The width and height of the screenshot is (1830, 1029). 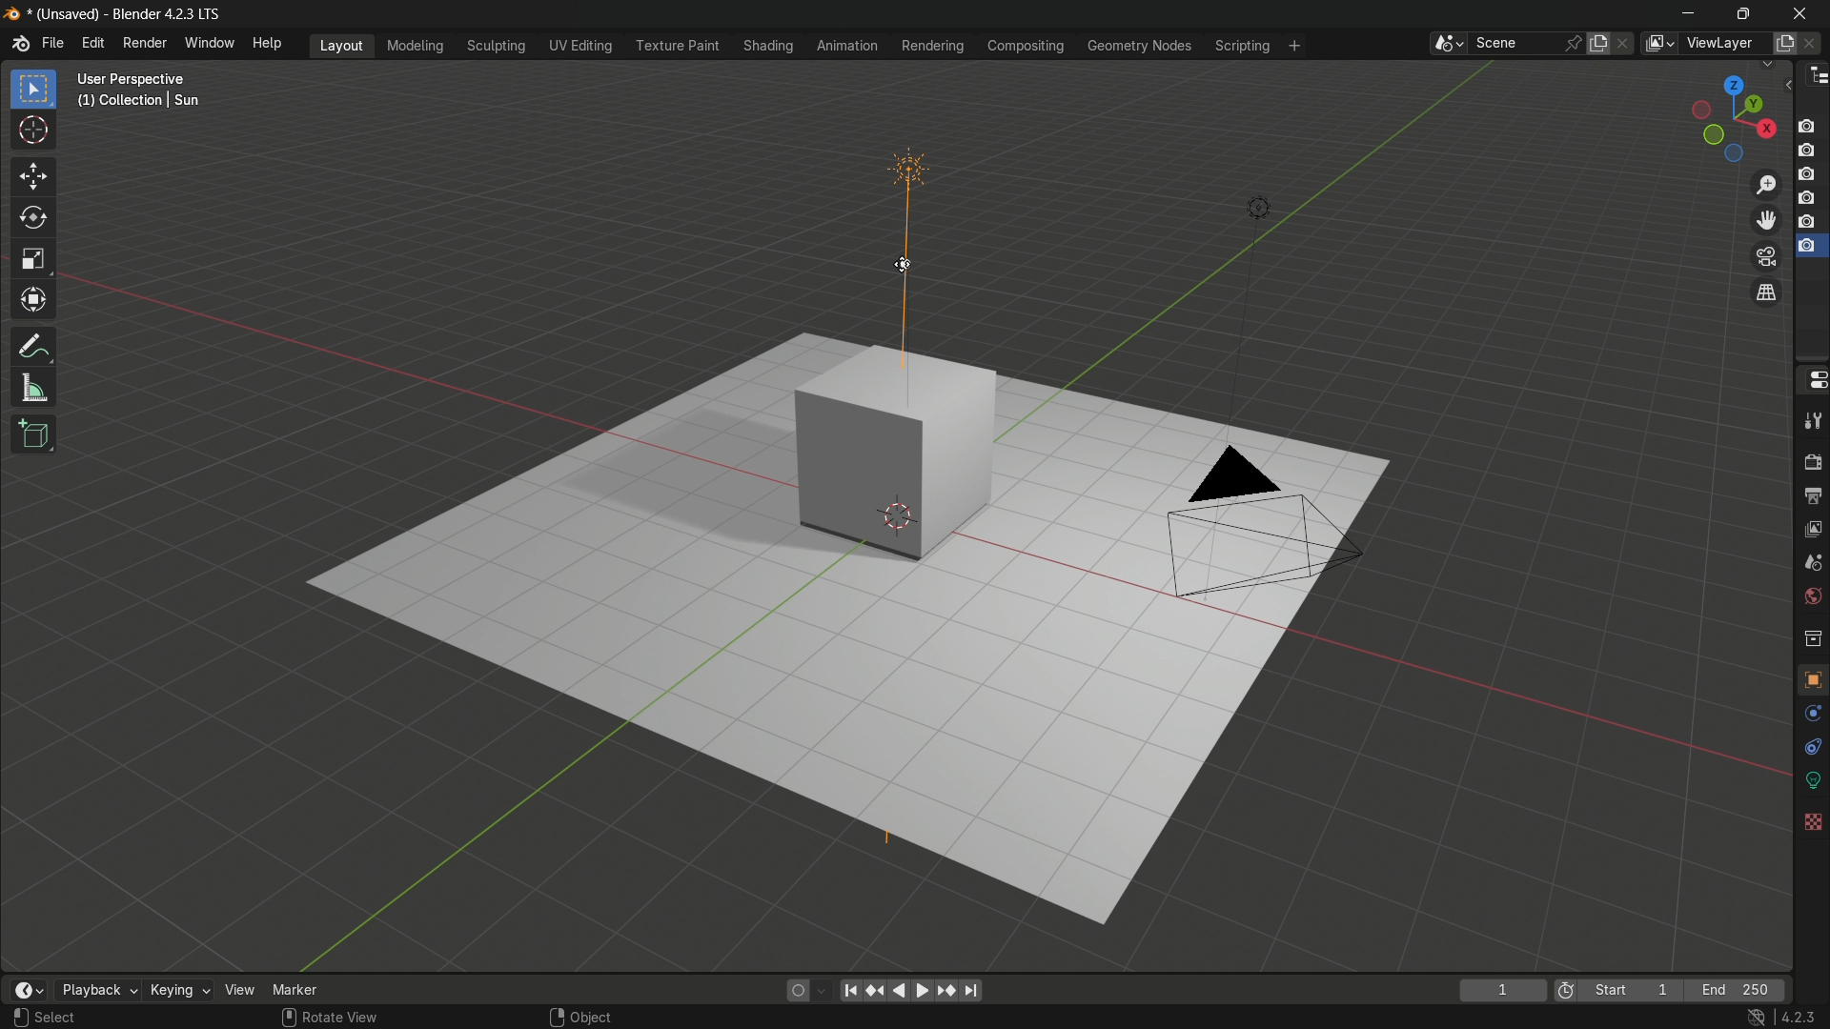 What do you see at coordinates (912, 991) in the screenshot?
I see `play animation` at bounding box center [912, 991].